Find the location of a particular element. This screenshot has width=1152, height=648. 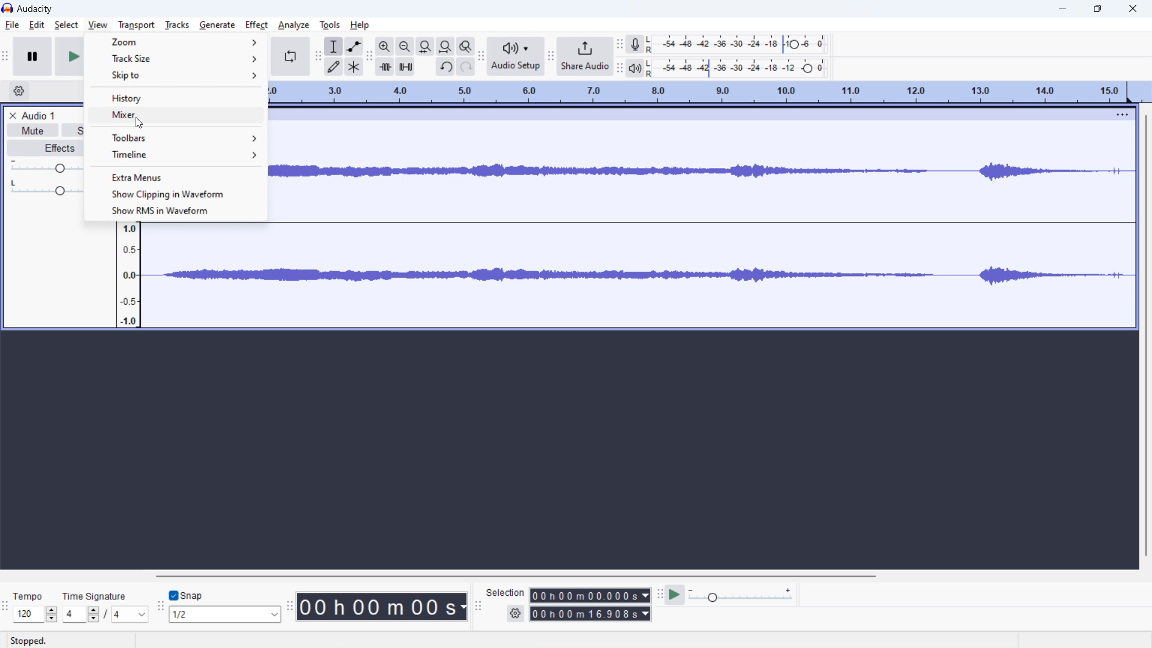

set time signature is located at coordinates (105, 614).